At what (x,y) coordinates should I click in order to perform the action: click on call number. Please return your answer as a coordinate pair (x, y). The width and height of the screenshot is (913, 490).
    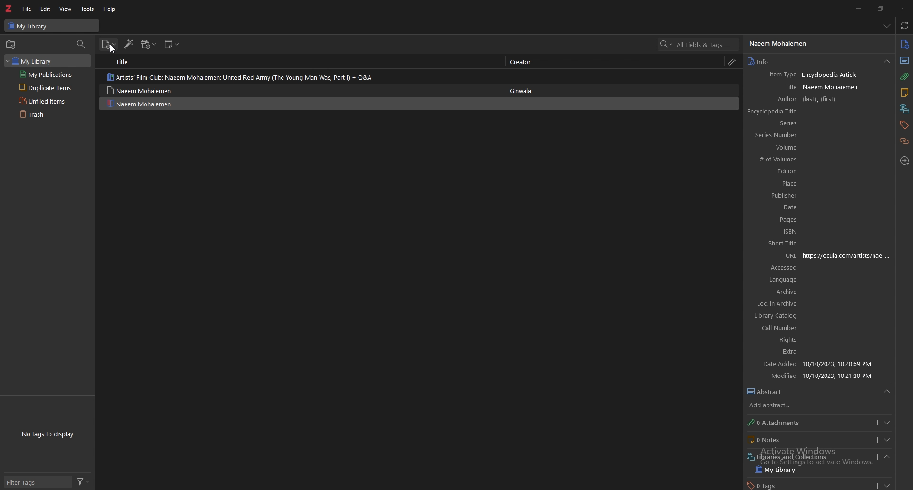
    Looking at the image, I should click on (774, 328).